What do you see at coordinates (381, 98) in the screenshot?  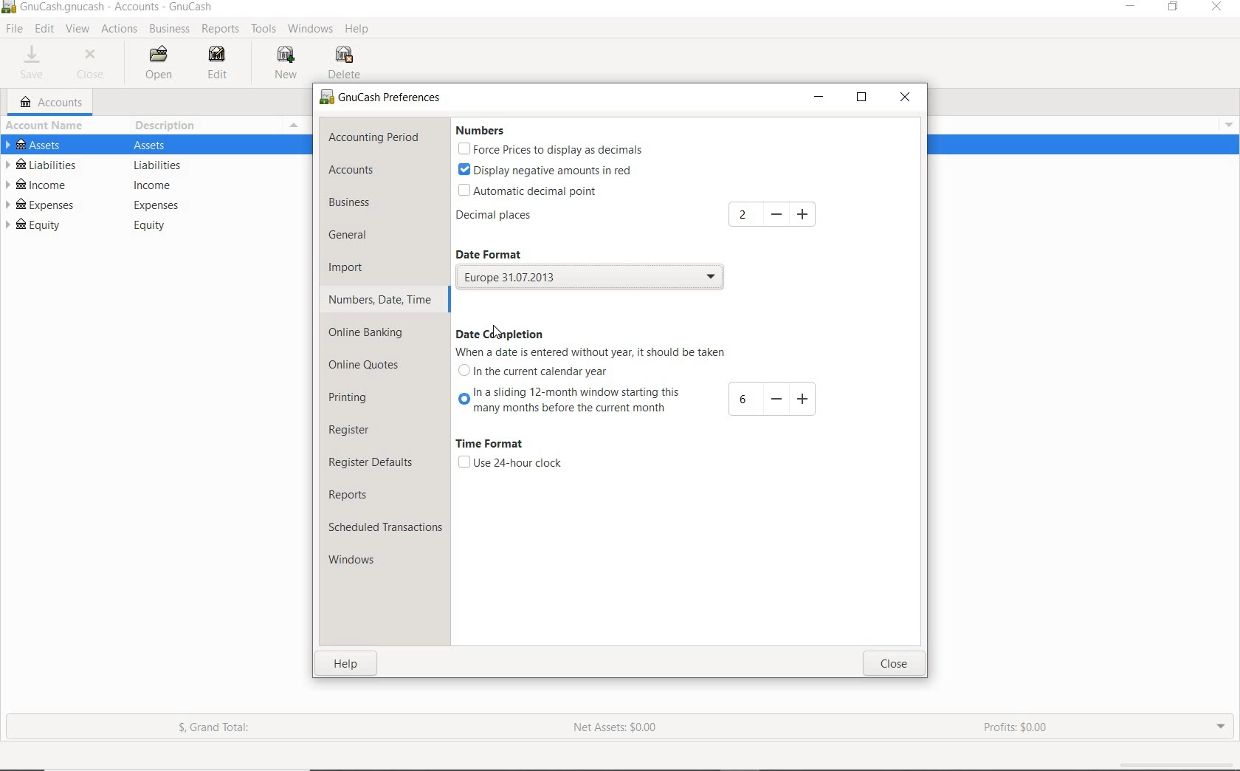 I see `GnuCash Preferences` at bounding box center [381, 98].